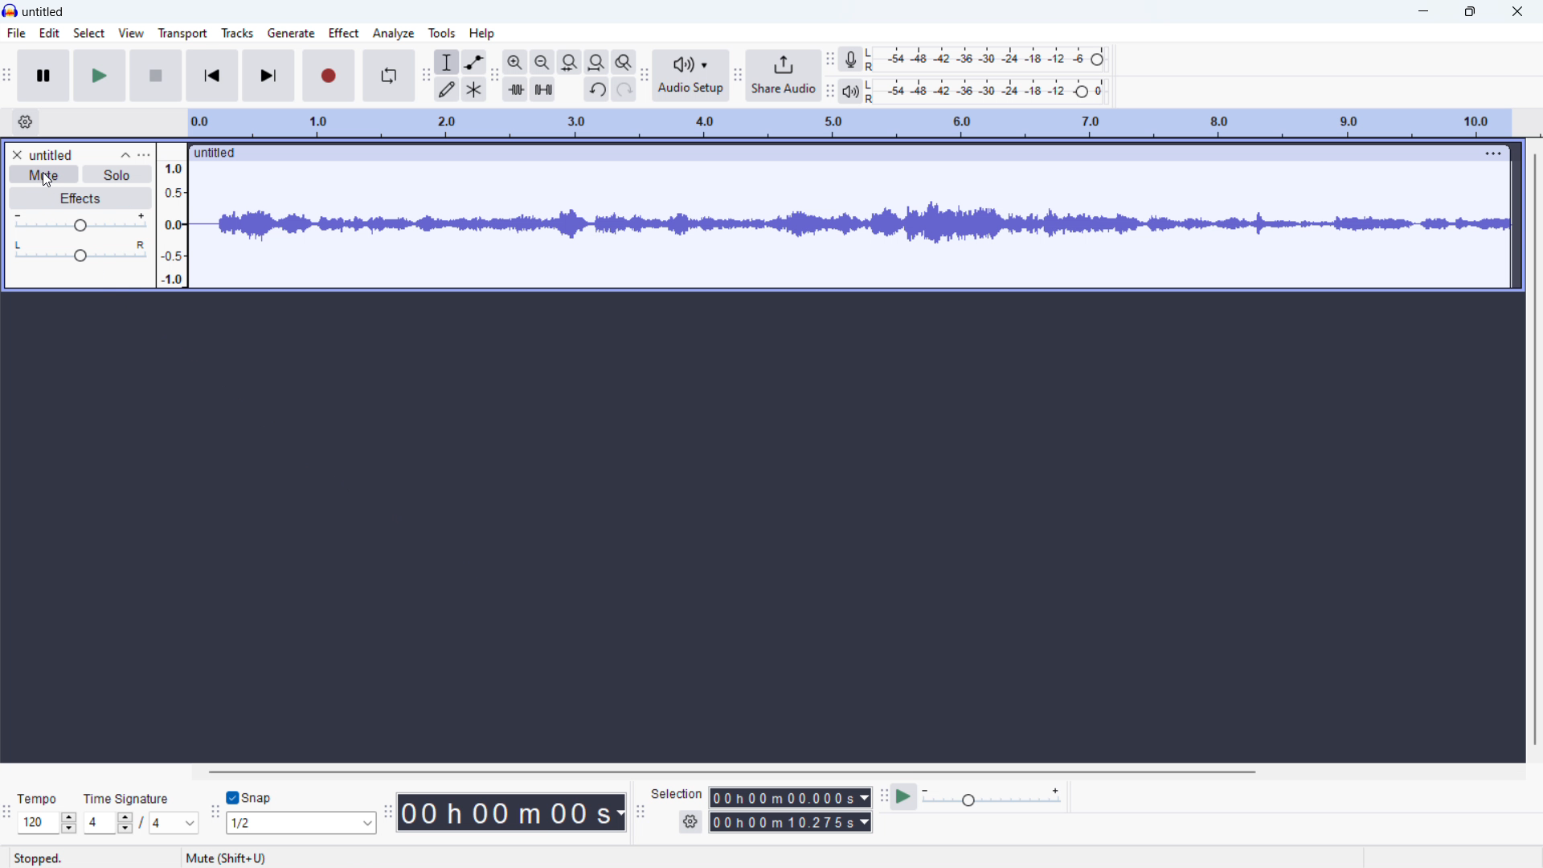 This screenshot has height=868, width=1543. Describe the element at coordinates (43, 76) in the screenshot. I see `pause` at that location.